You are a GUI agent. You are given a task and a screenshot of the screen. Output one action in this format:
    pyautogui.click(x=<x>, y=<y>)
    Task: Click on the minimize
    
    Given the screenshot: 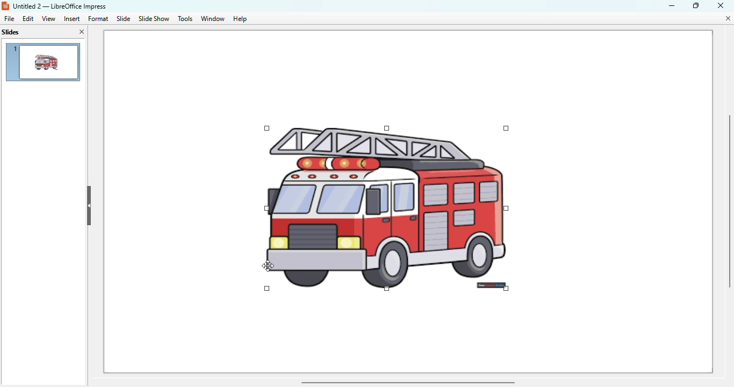 What is the action you would take?
    pyautogui.click(x=672, y=6)
    